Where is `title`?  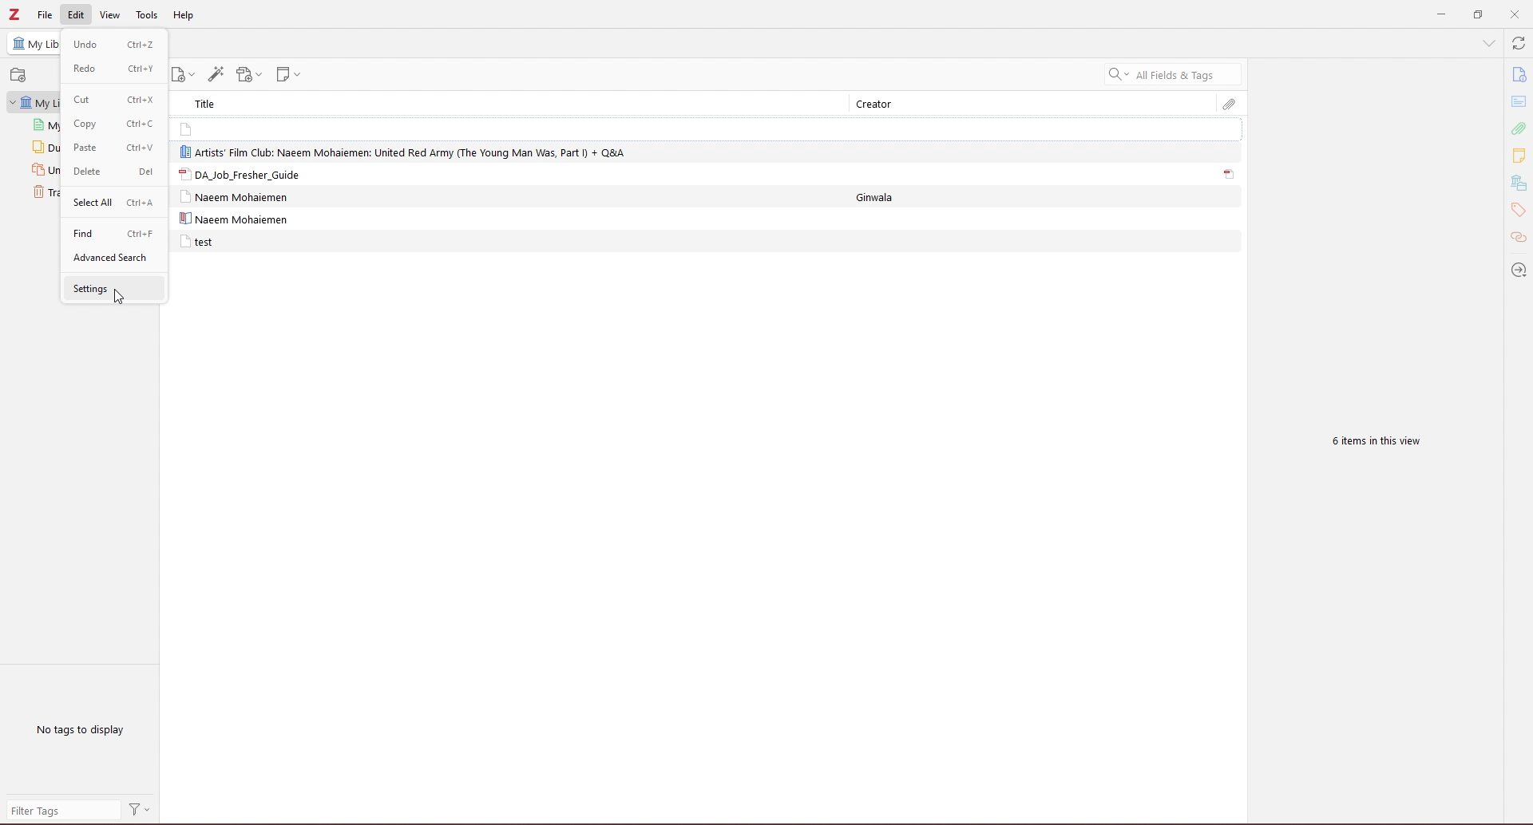 title is located at coordinates (211, 103).